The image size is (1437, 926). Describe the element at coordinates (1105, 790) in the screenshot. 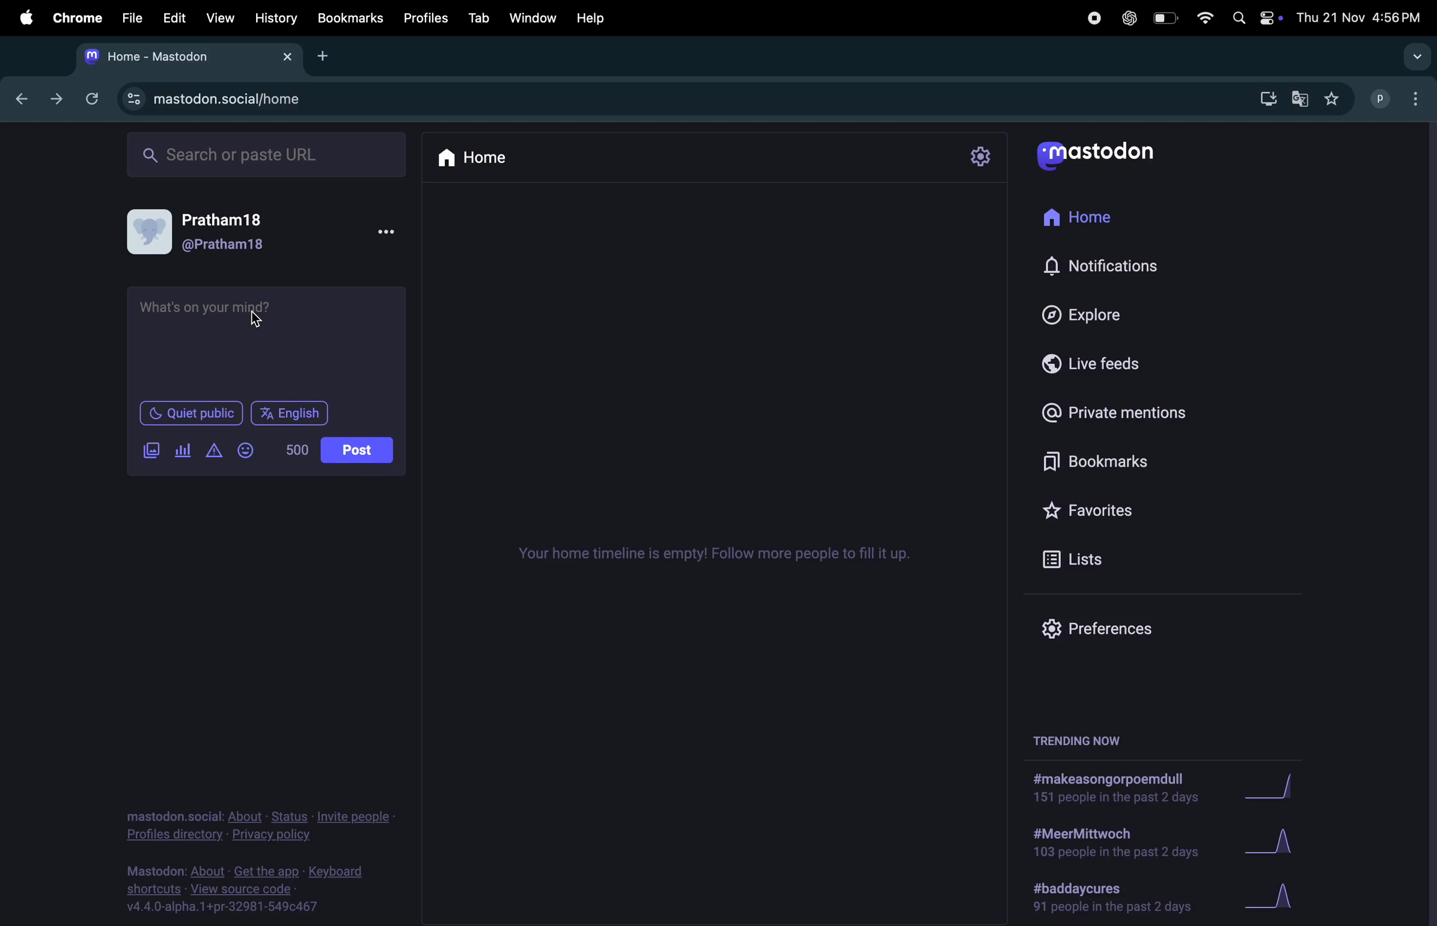

I see `hastag` at that location.